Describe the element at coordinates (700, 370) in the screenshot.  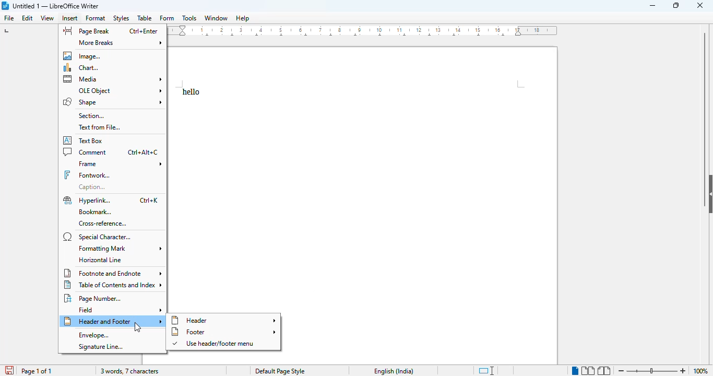
I see `100%` at that location.